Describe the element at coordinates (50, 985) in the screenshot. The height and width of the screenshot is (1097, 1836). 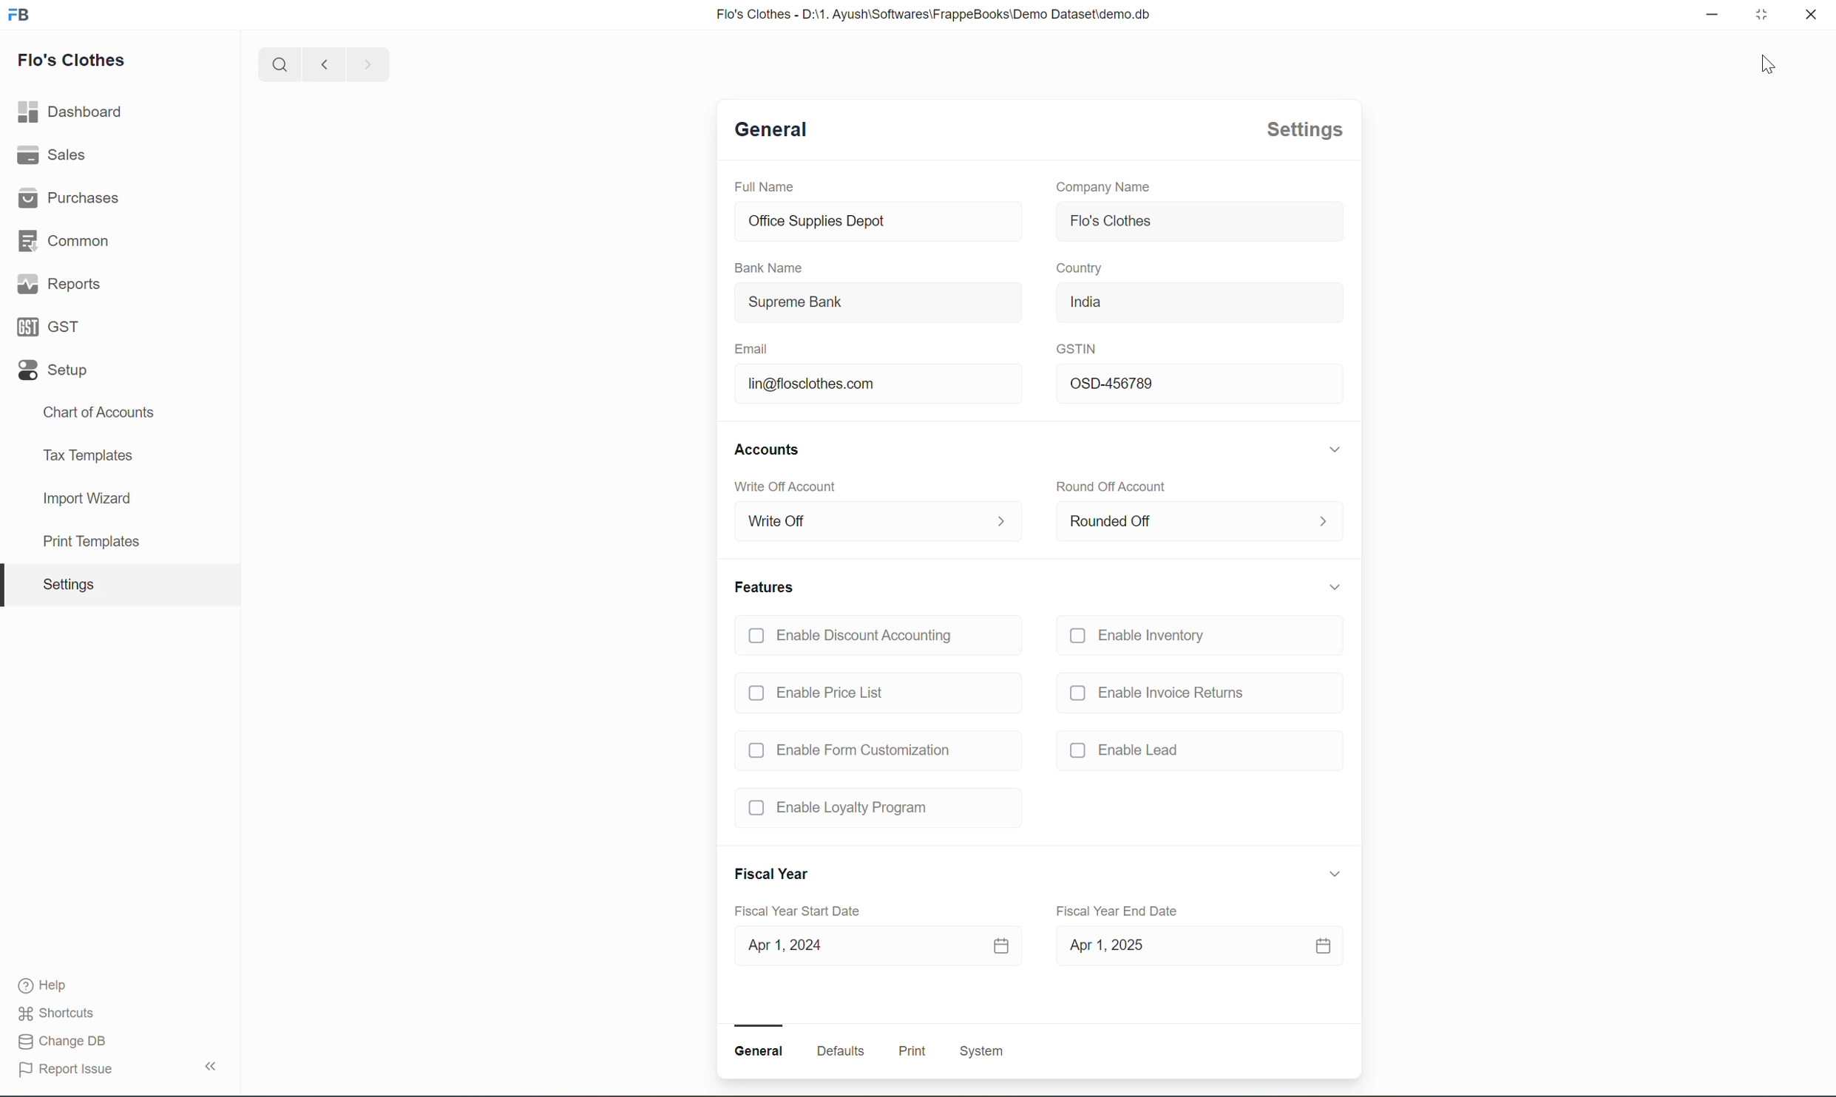
I see `Help` at that location.